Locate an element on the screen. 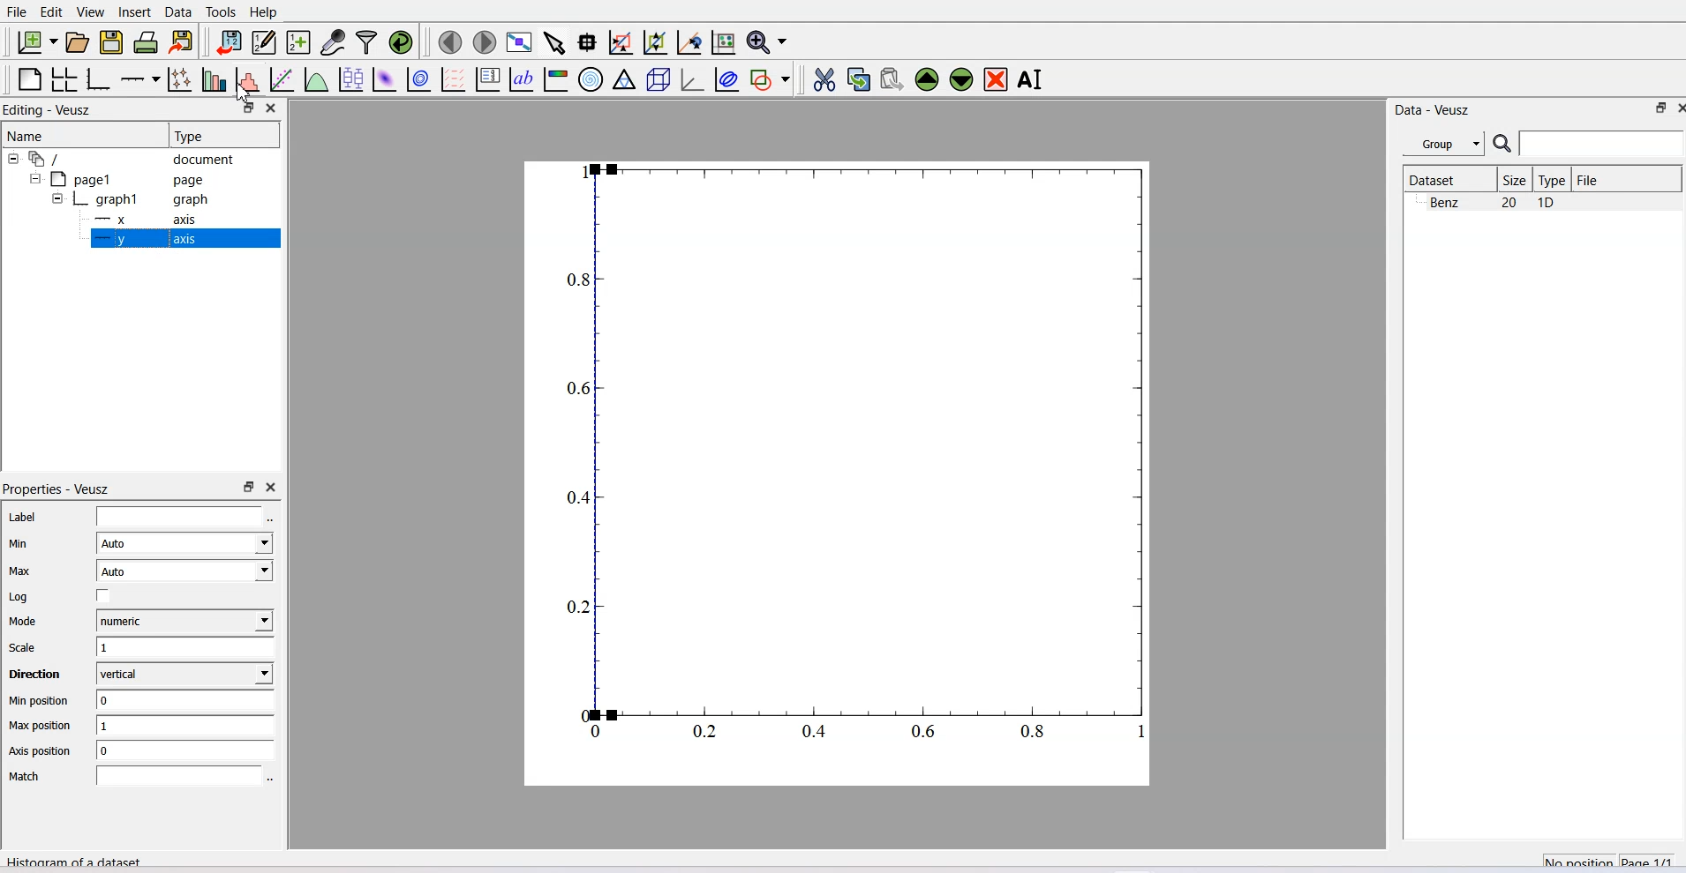  Type is located at coordinates (1554, 179).